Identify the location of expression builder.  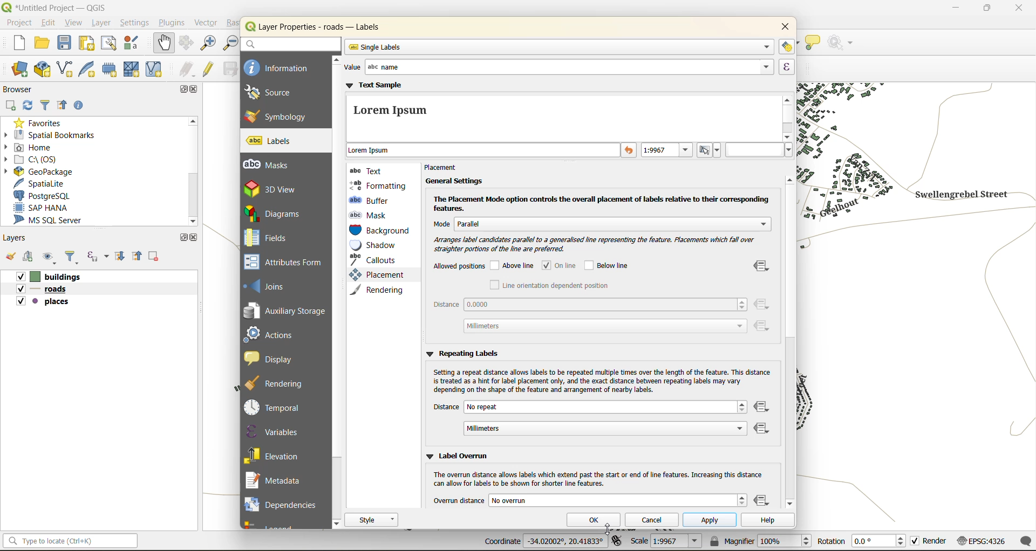
(787, 67).